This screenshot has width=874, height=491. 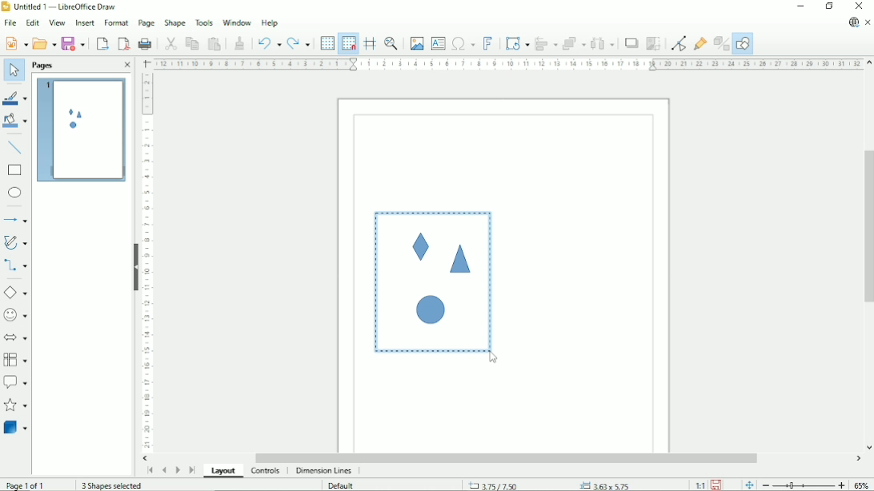 What do you see at coordinates (15, 43) in the screenshot?
I see `New` at bounding box center [15, 43].